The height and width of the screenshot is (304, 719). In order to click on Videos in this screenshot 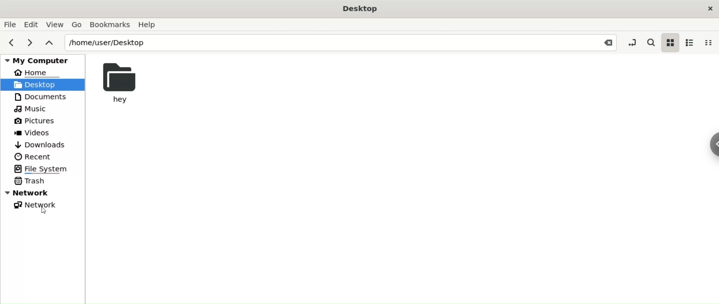, I will do `click(34, 134)`.